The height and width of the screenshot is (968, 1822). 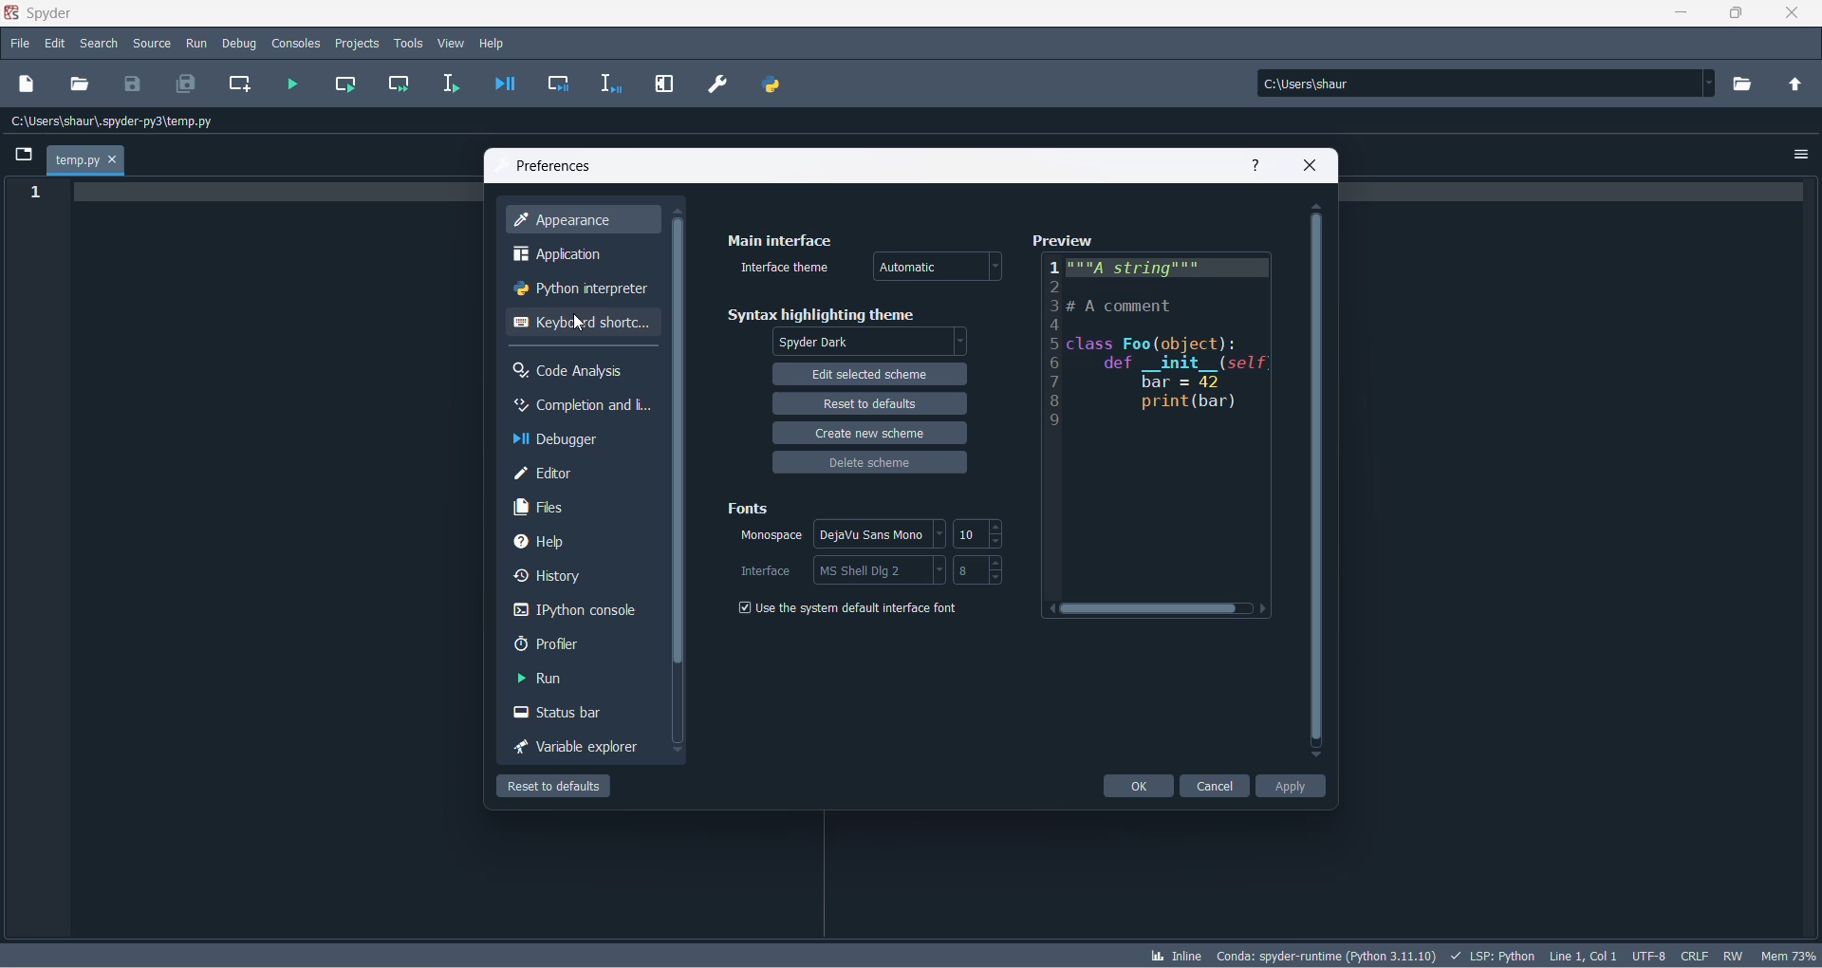 What do you see at coordinates (748, 511) in the screenshot?
I see `fonts` at bounding box center [748, 511].